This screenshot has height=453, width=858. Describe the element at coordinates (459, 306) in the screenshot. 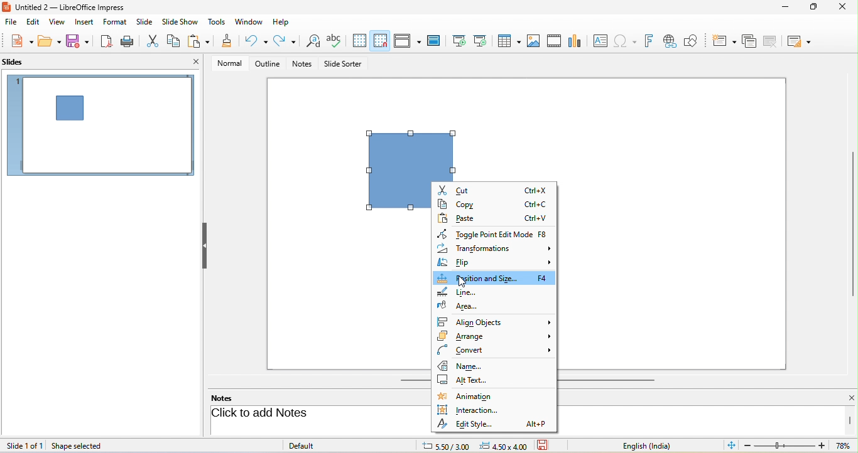

I see `area` at that location.